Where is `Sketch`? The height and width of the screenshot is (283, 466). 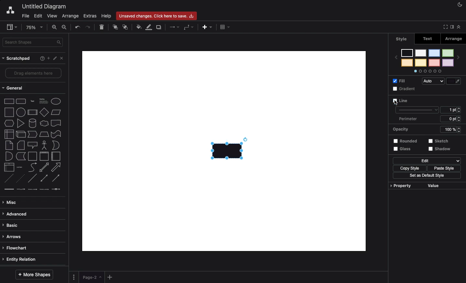
Sketch is located at coordinates (439, 141).